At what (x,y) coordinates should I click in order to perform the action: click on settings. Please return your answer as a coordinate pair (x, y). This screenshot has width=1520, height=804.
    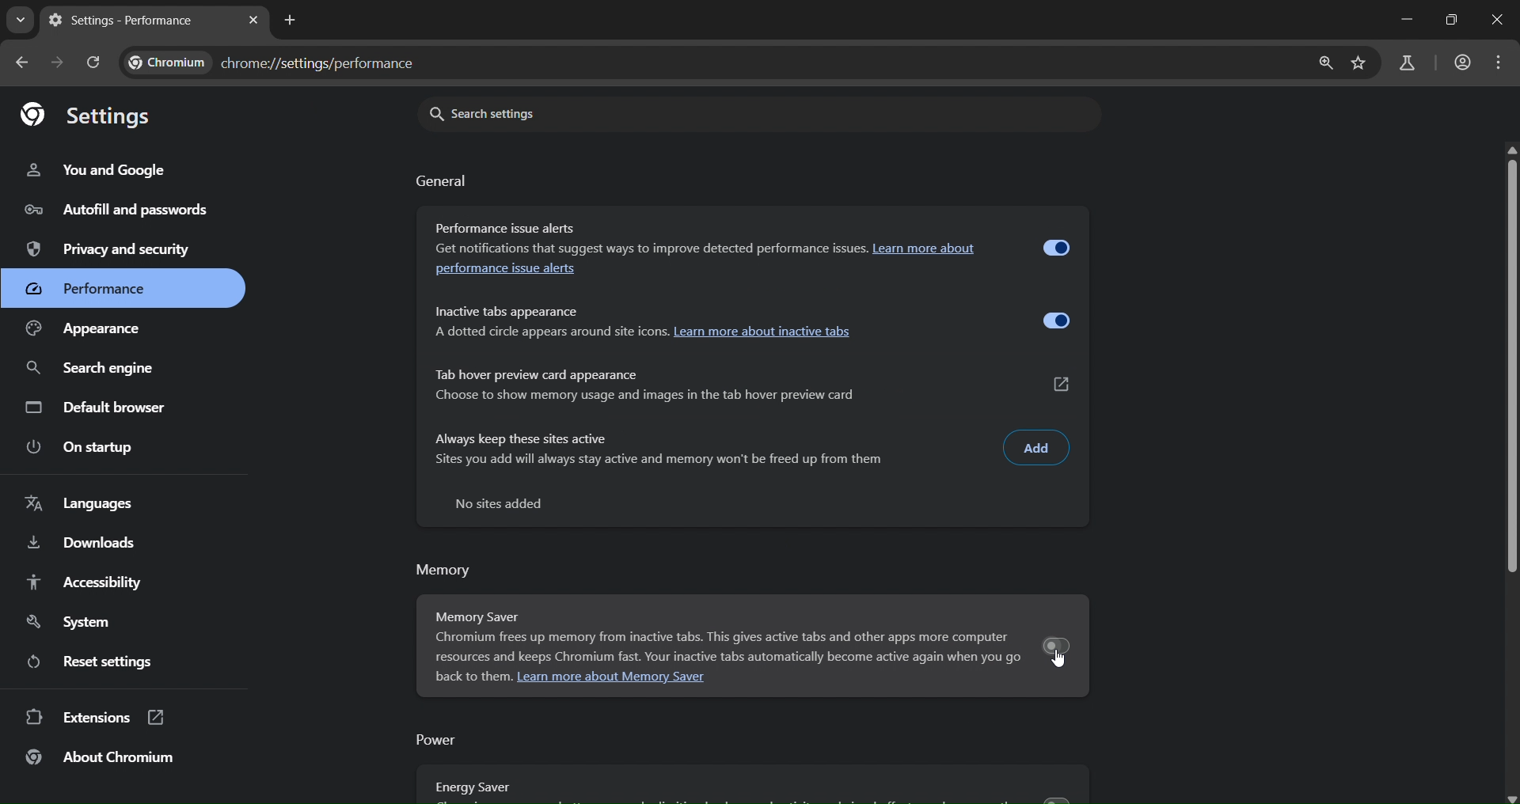
    Looking at the image, I should click on (89, 118).